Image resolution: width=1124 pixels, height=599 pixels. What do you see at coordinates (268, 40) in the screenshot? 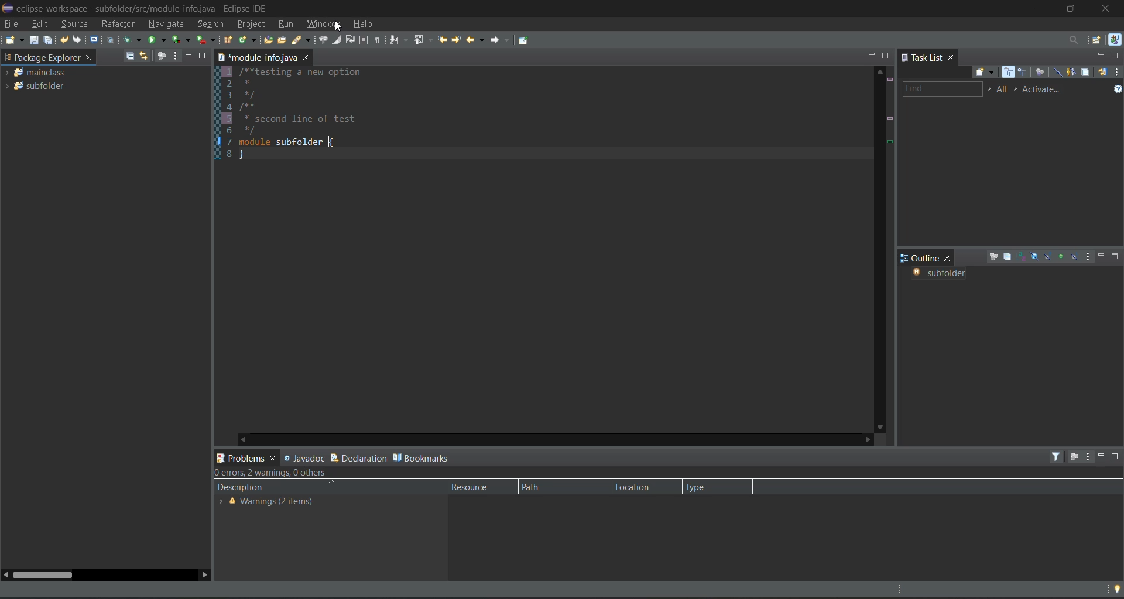
I see `open type` at bounding box center [268, 40].